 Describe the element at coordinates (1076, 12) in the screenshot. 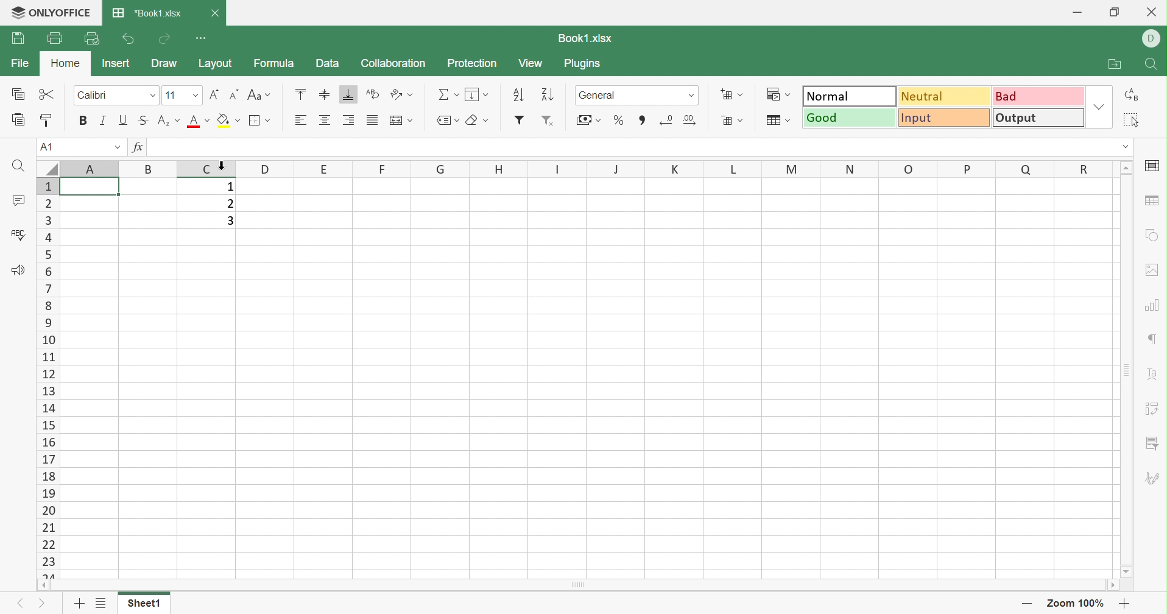

I see `Minimize` at that location.